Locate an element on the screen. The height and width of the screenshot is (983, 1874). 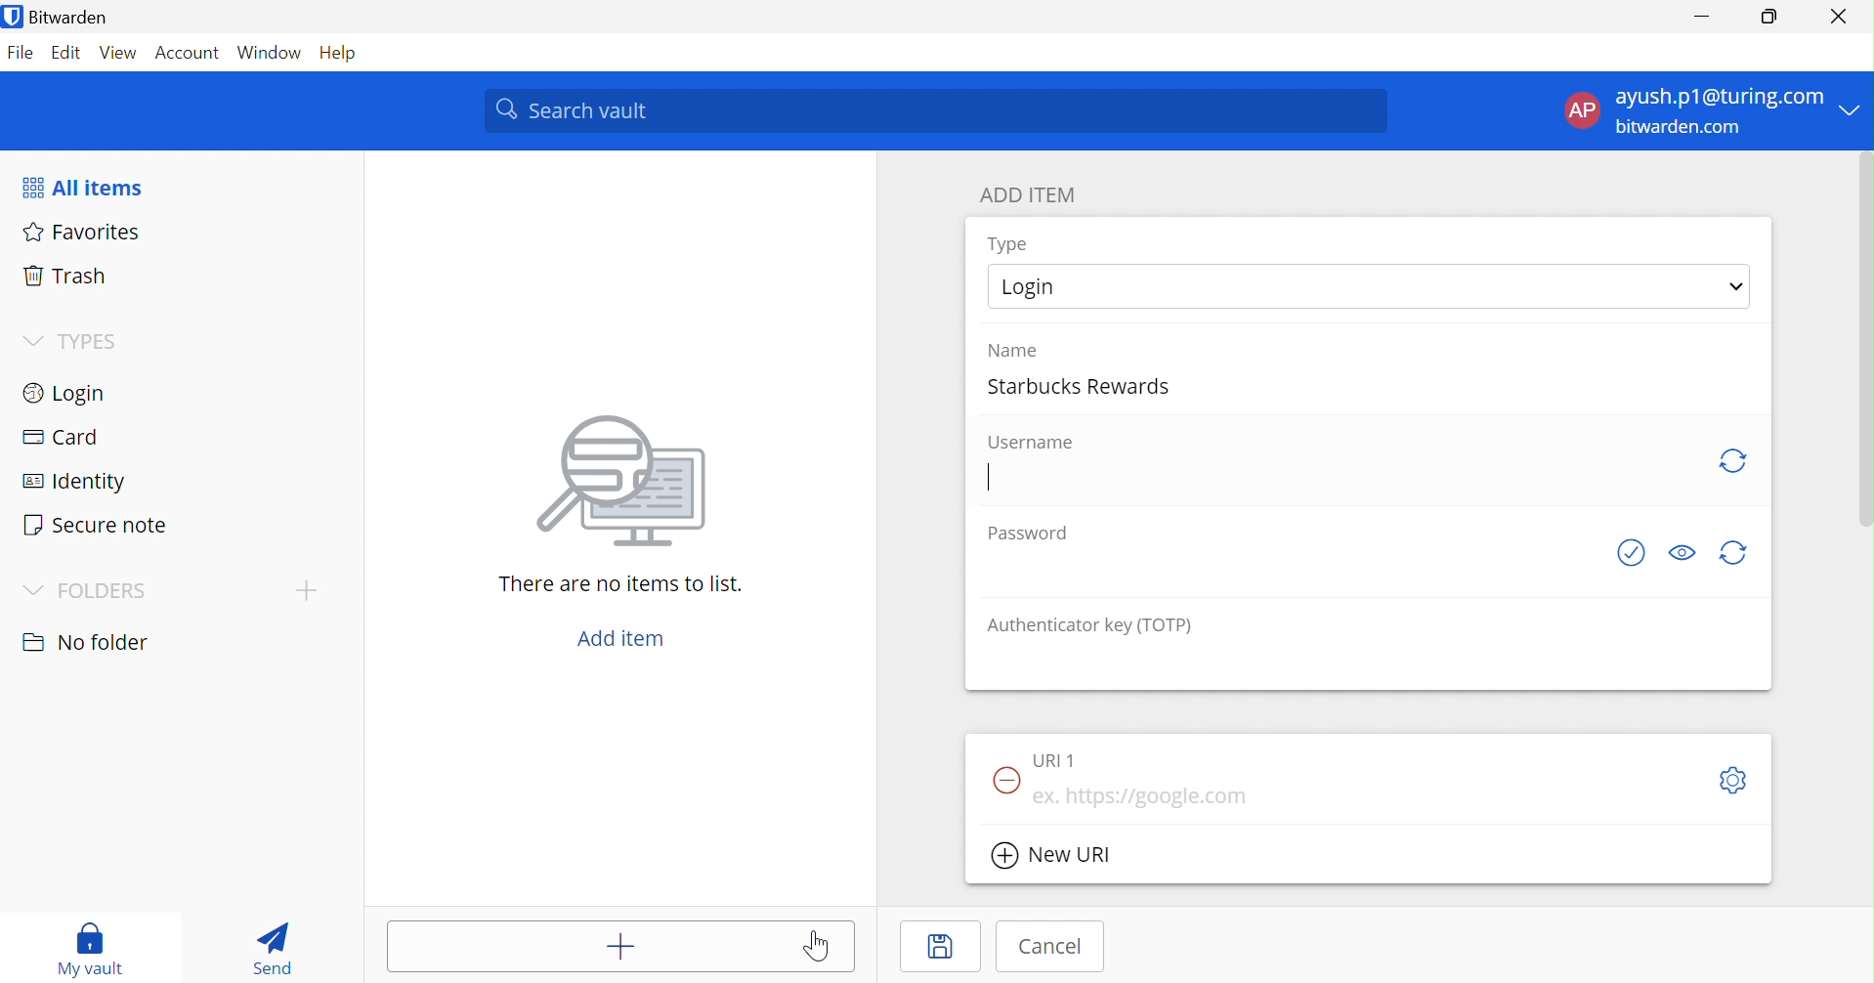
Window is located at coordinates (273, 54).